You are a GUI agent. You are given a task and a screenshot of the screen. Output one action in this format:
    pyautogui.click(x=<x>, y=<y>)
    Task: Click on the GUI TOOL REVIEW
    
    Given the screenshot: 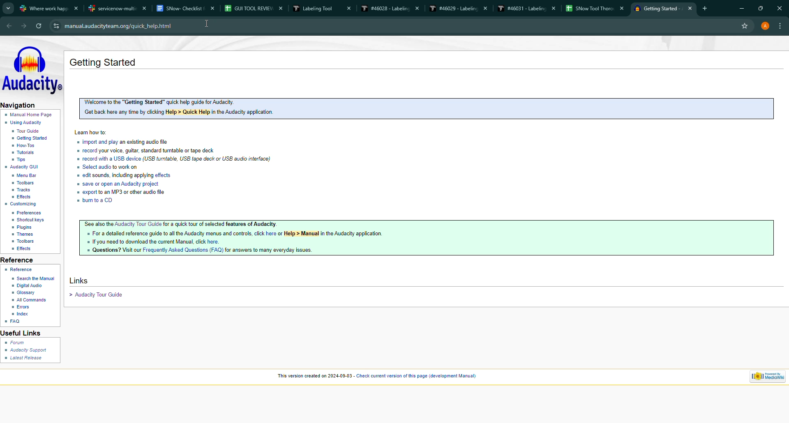 What is the action you would take?
    pyautogui.click(x=253, y=9)
    